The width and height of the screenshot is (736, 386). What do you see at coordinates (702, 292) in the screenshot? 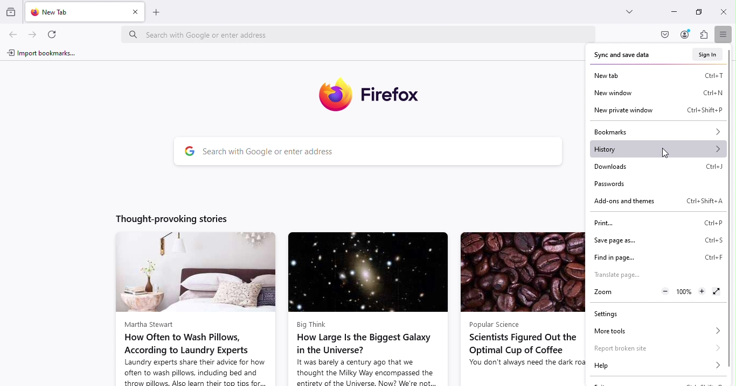
I see `Zoom in` at bounding box center [702, 292].